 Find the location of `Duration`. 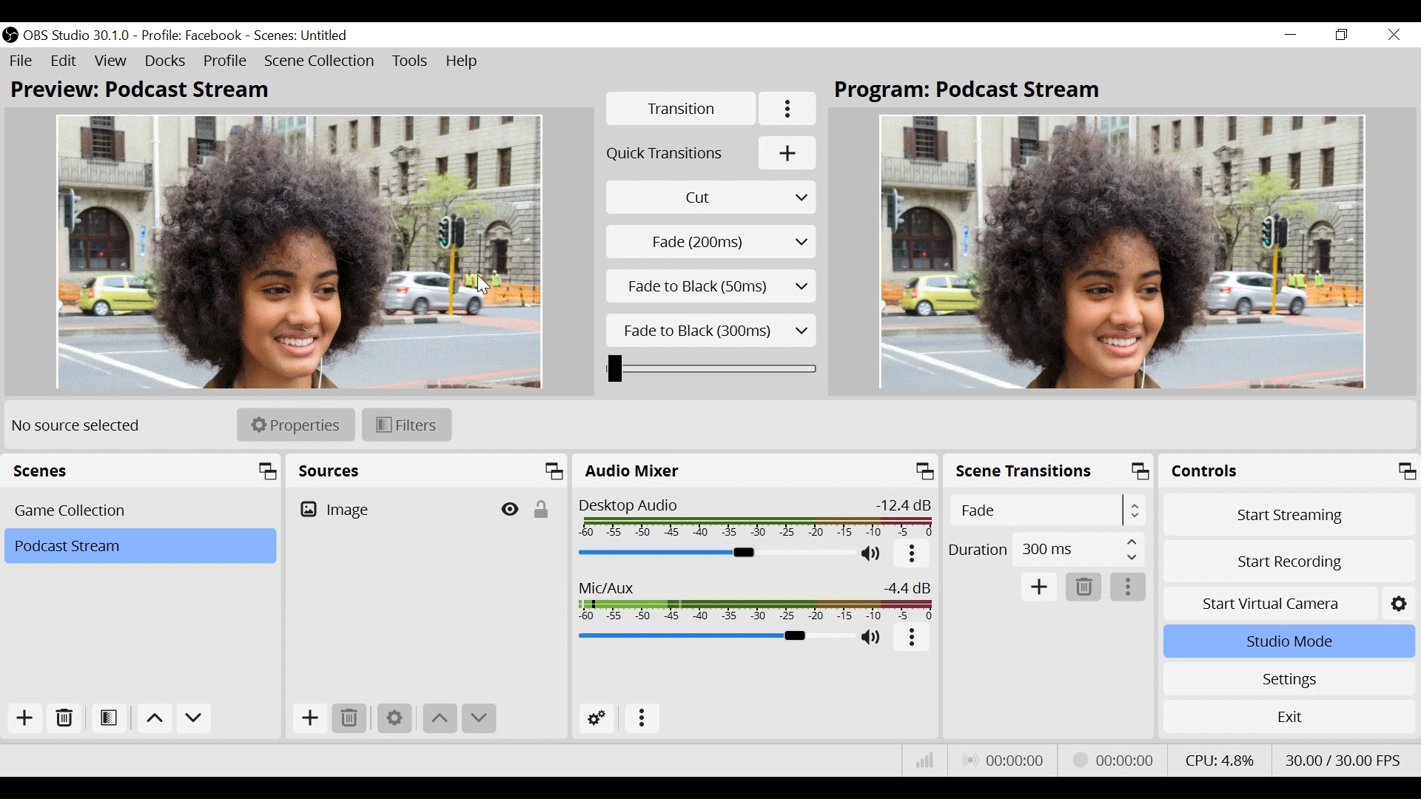

Duration is located at coordinates (1047, 548).